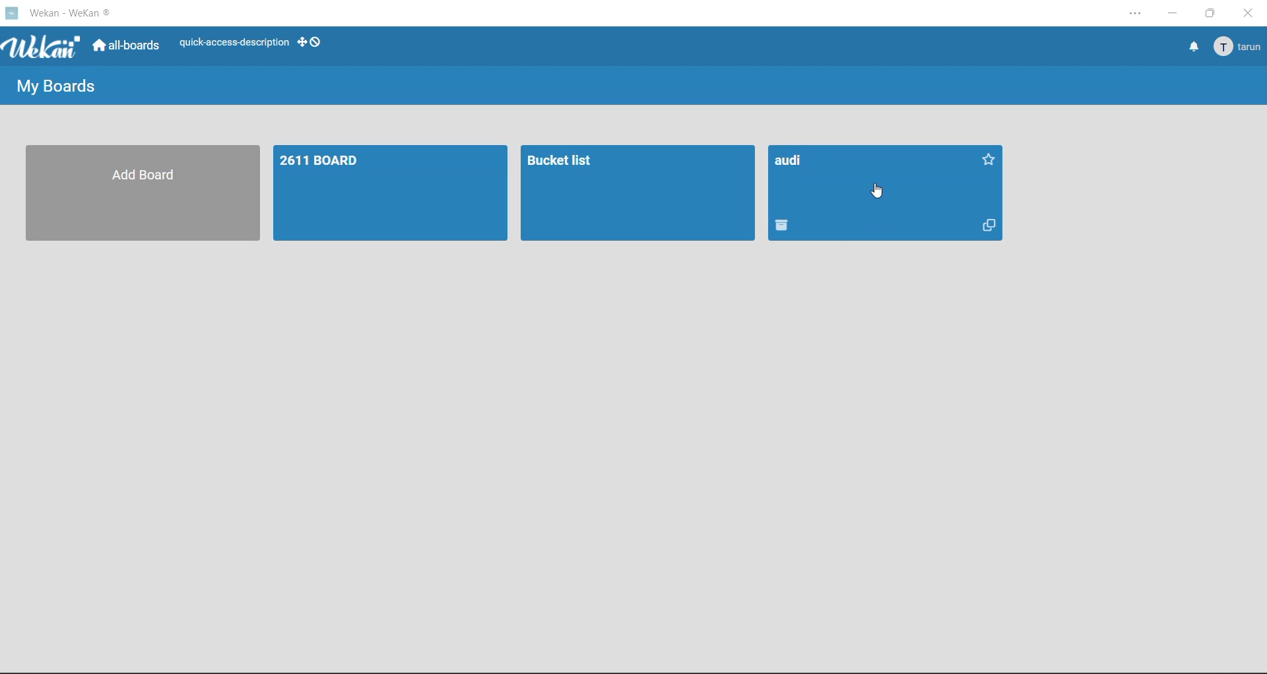 This screenshot has height=674, width=1267. Describe the element at coordinates (1170, 13) in the screenshot. I see `minimize` at that location.